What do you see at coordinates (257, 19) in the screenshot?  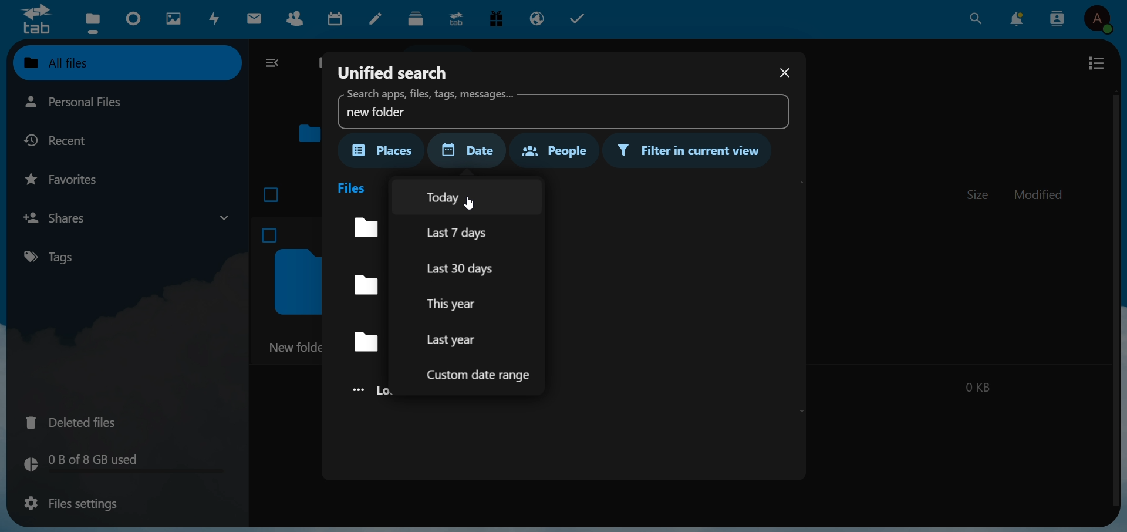 I see `mail` at bounding box center [257, 19].